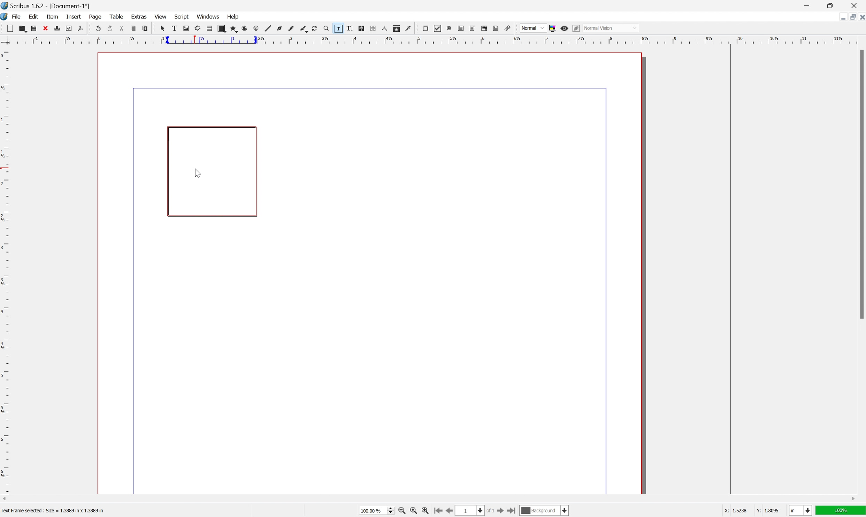  What do you see at coordinates (496, 28) in the screenshot?
I see `text annotation` at bounding box center [496, 28].